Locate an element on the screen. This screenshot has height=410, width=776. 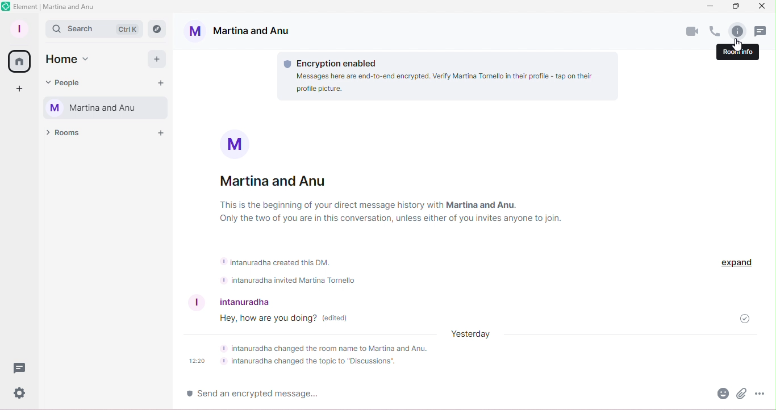
Room info is located at coordinates (738, 32).